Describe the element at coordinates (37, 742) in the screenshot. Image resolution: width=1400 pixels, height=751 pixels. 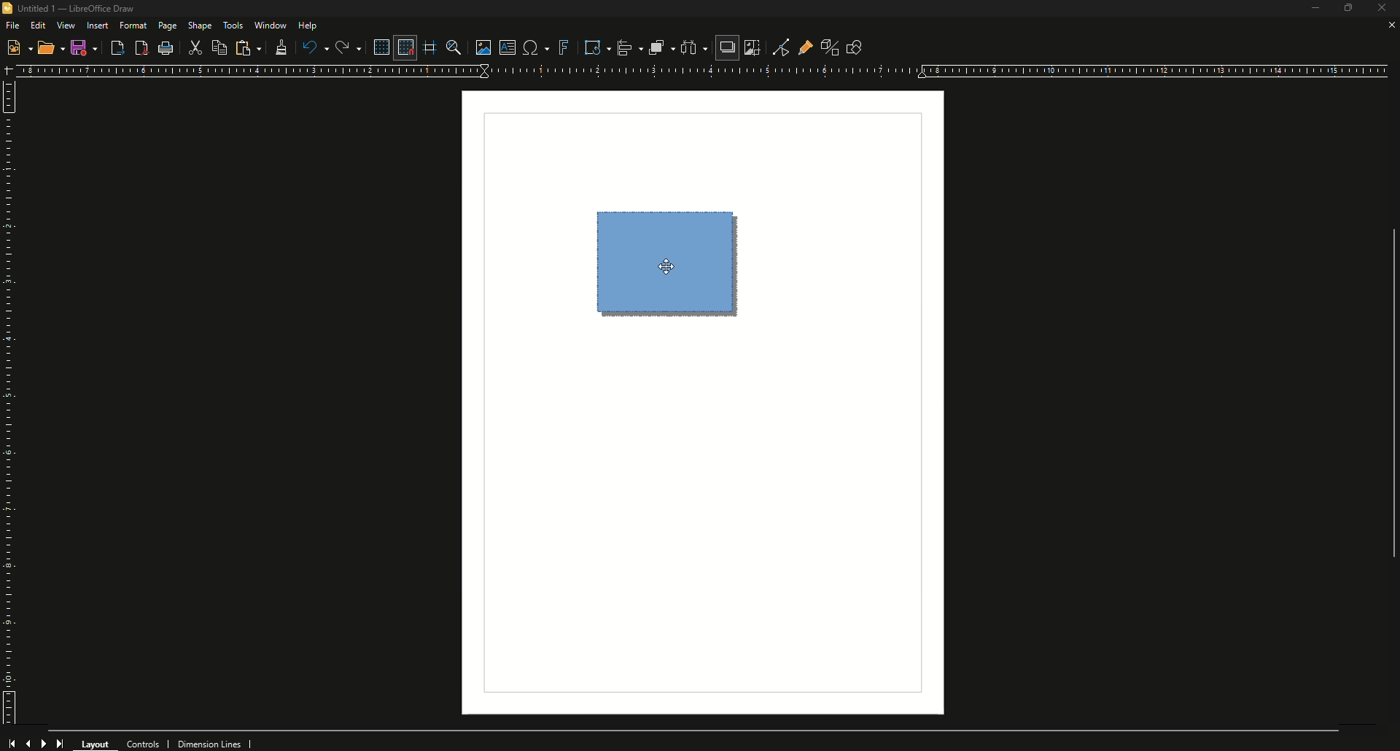
I see `forward and backward button` at that location.